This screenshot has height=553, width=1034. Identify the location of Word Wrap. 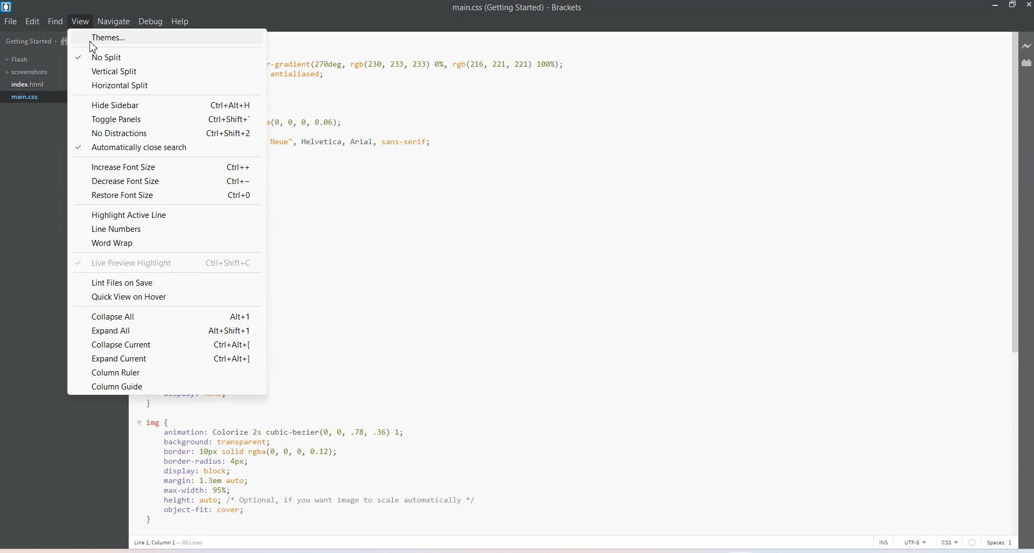
(164, 244).